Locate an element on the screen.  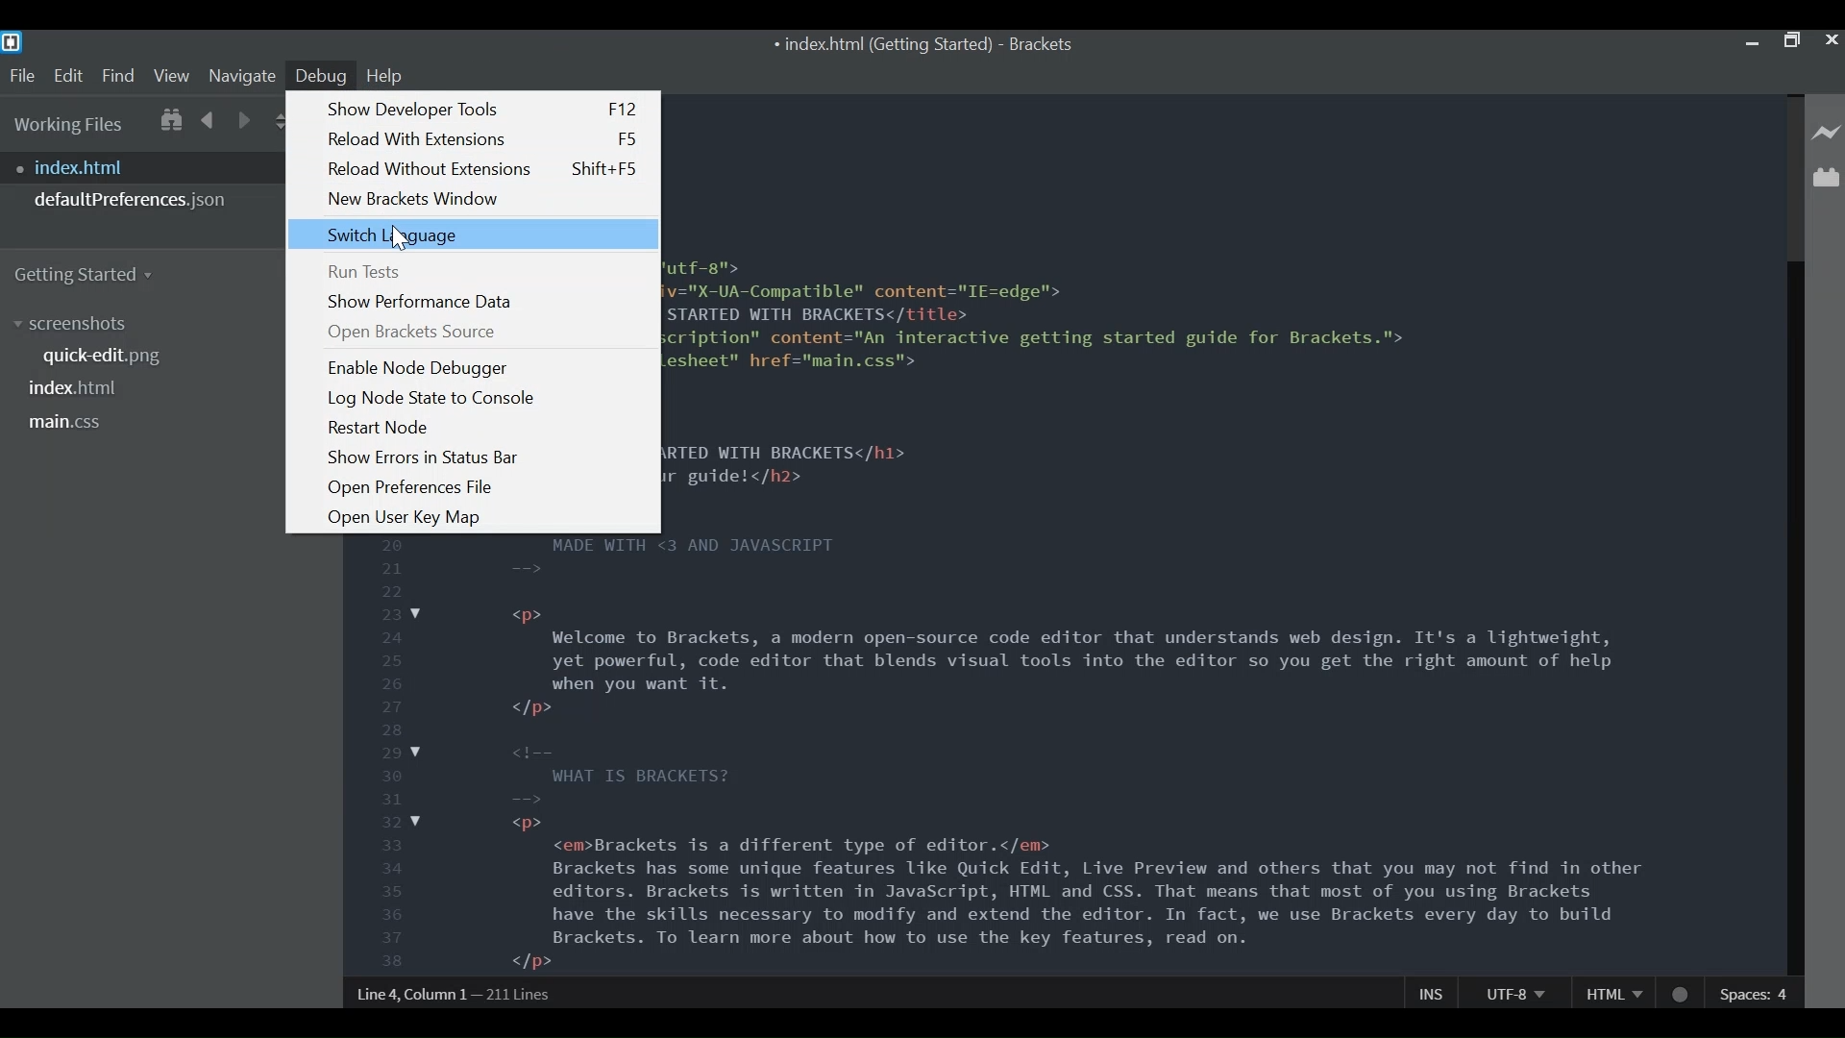
index.html (Getting Started) is located at coordinates (880, 46).